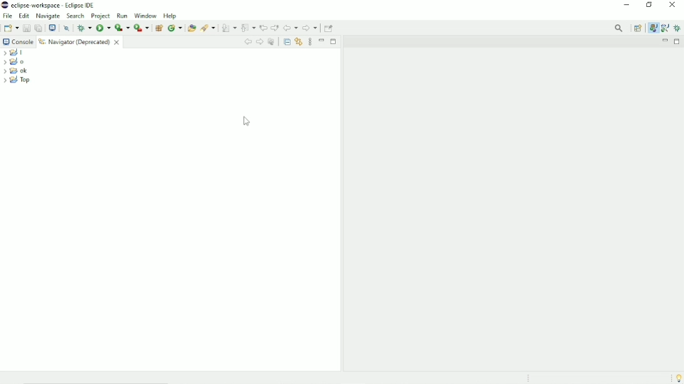 The height and width of the screenshot is (384, 684). Describe the element at coordinates (653, 28) in the screenshot. I see `Java` at that location.